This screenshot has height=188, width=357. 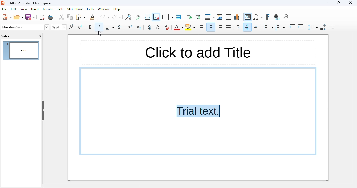 What do you see at coordinates (60, 9) in the screenshot?
I see `slide` at bounding box center [60, 9].